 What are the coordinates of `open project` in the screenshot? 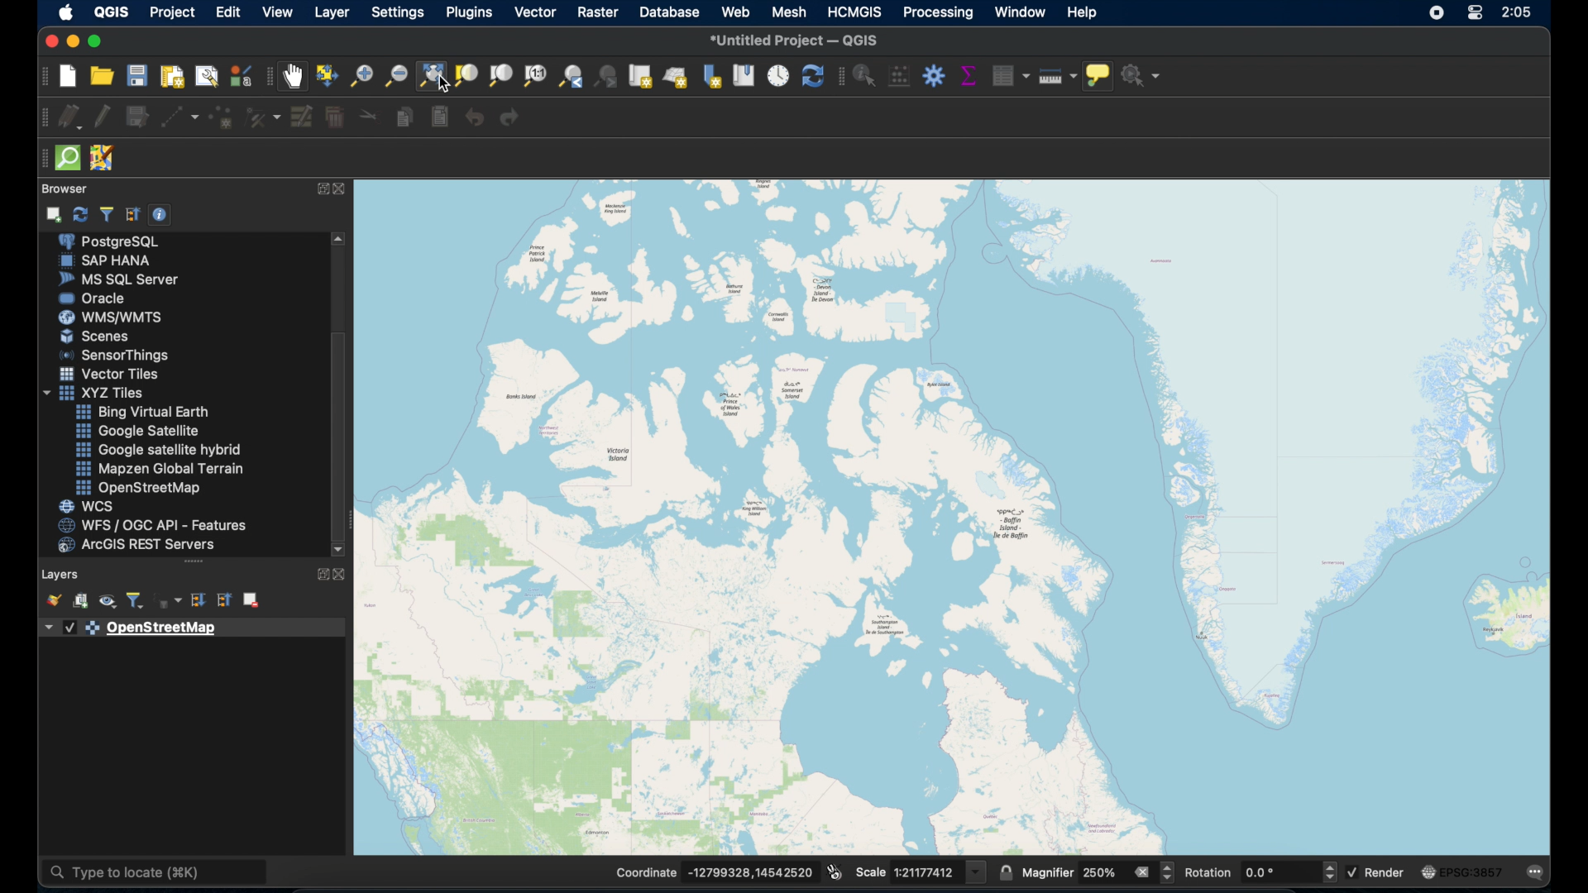 It's located at (103, 74).